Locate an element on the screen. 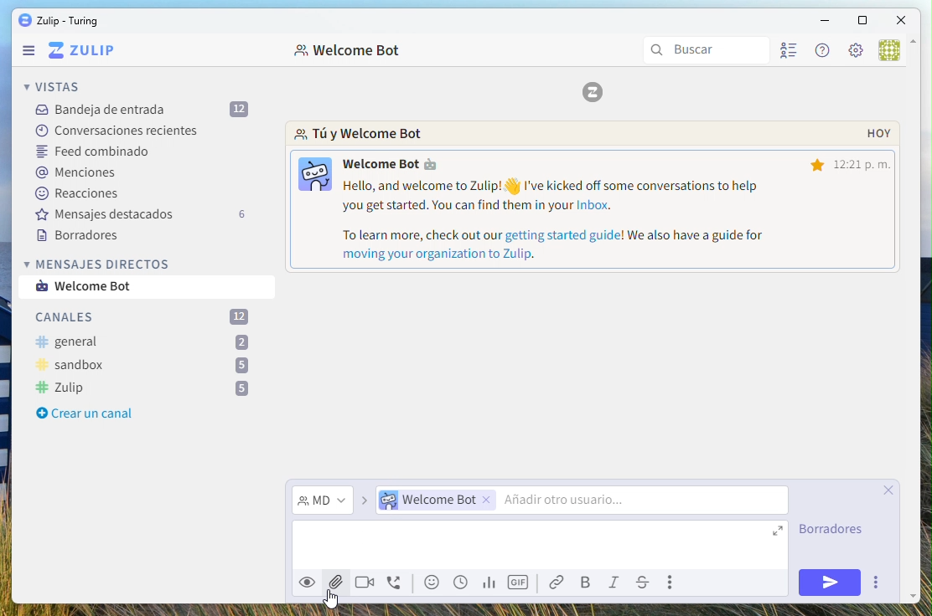 The image size is (932, 616). close is located at coordinates (893, 490).